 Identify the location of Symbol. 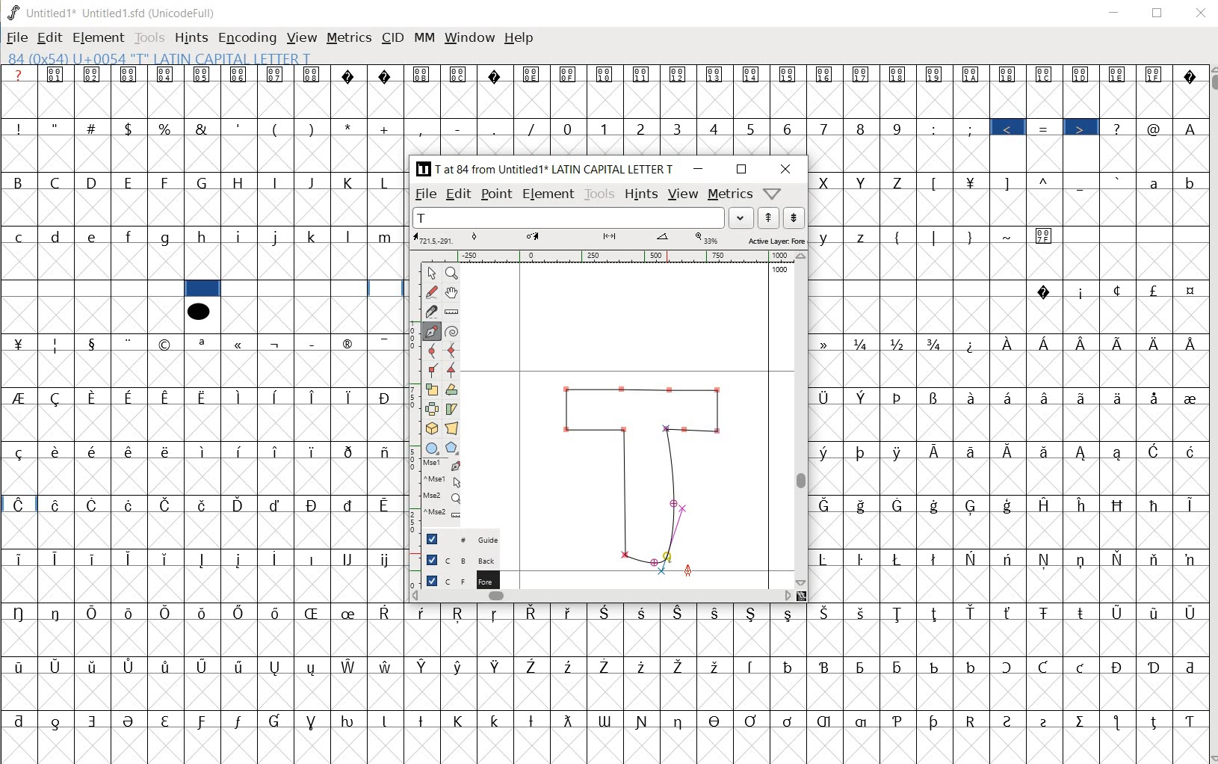
(351, 75).